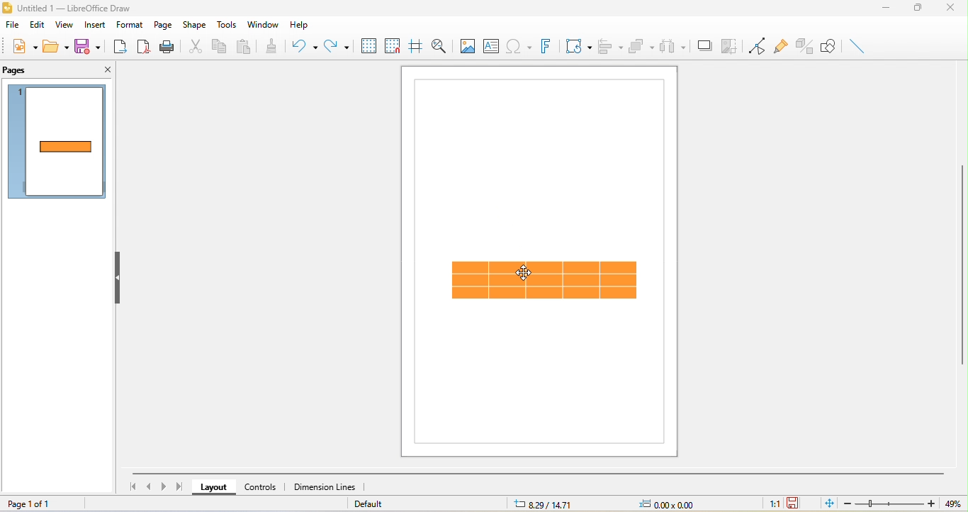 This screenshot has width=968, height=512. What do you see at coordinates (952, 504) in the screenshot?
I see `49%` at bounding box center [952, 504].